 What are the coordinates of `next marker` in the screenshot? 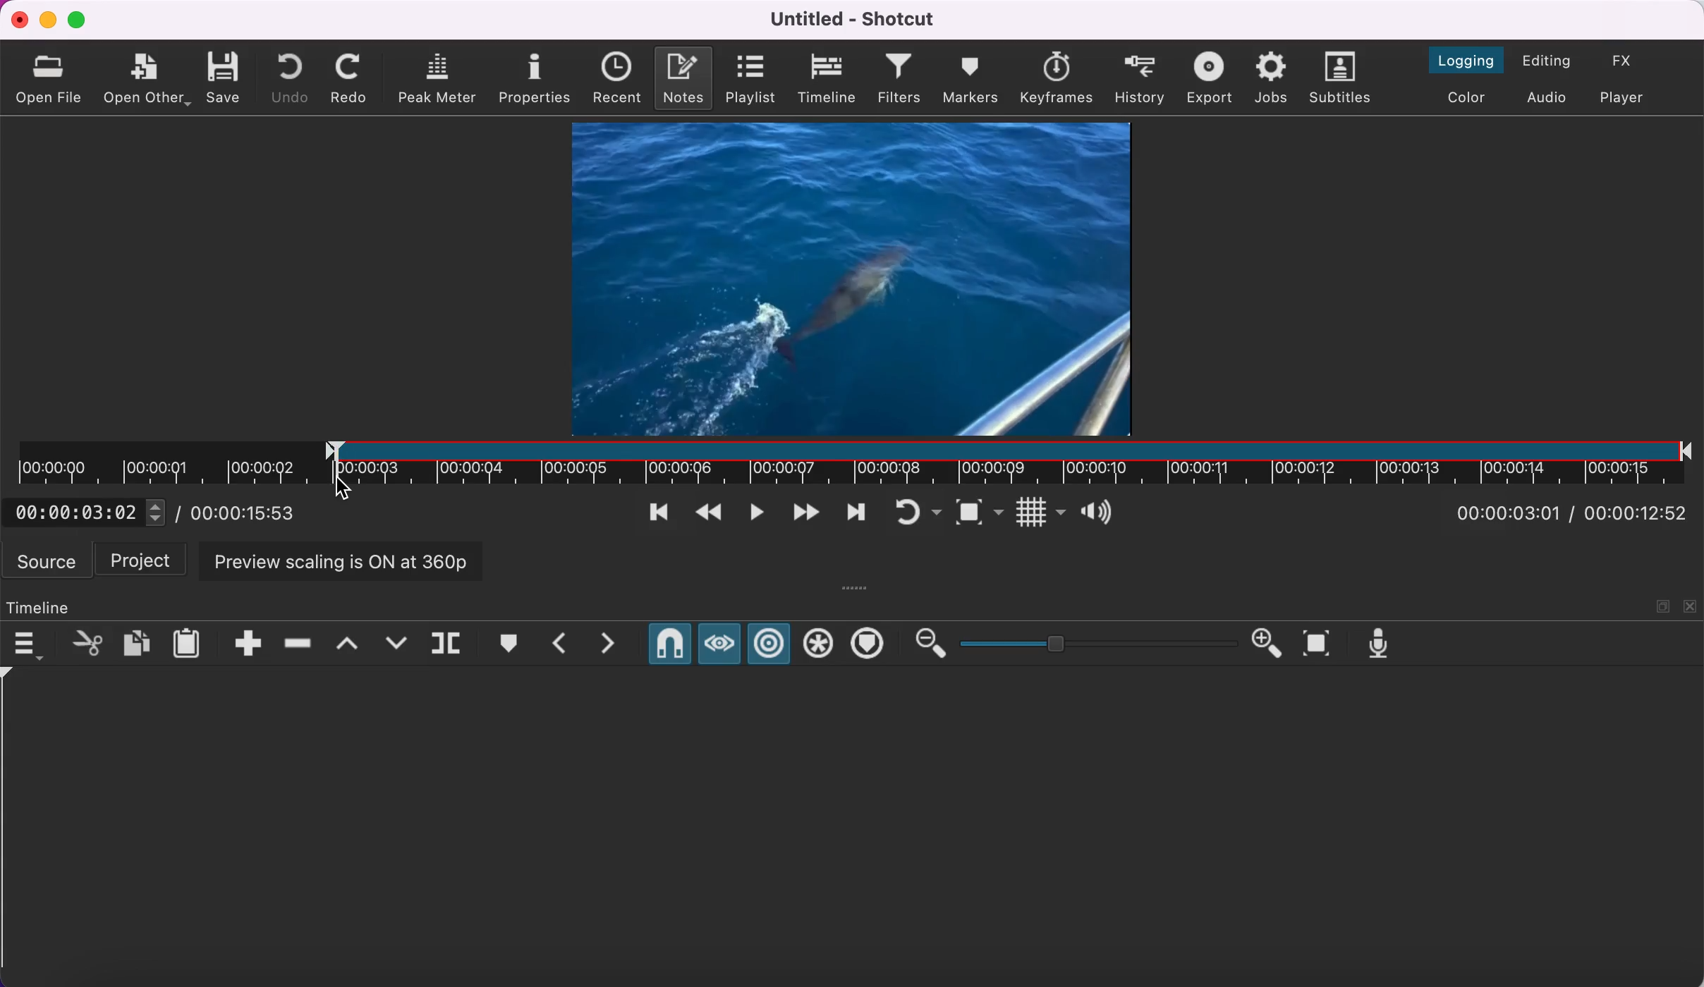 It's located at (611, 644).